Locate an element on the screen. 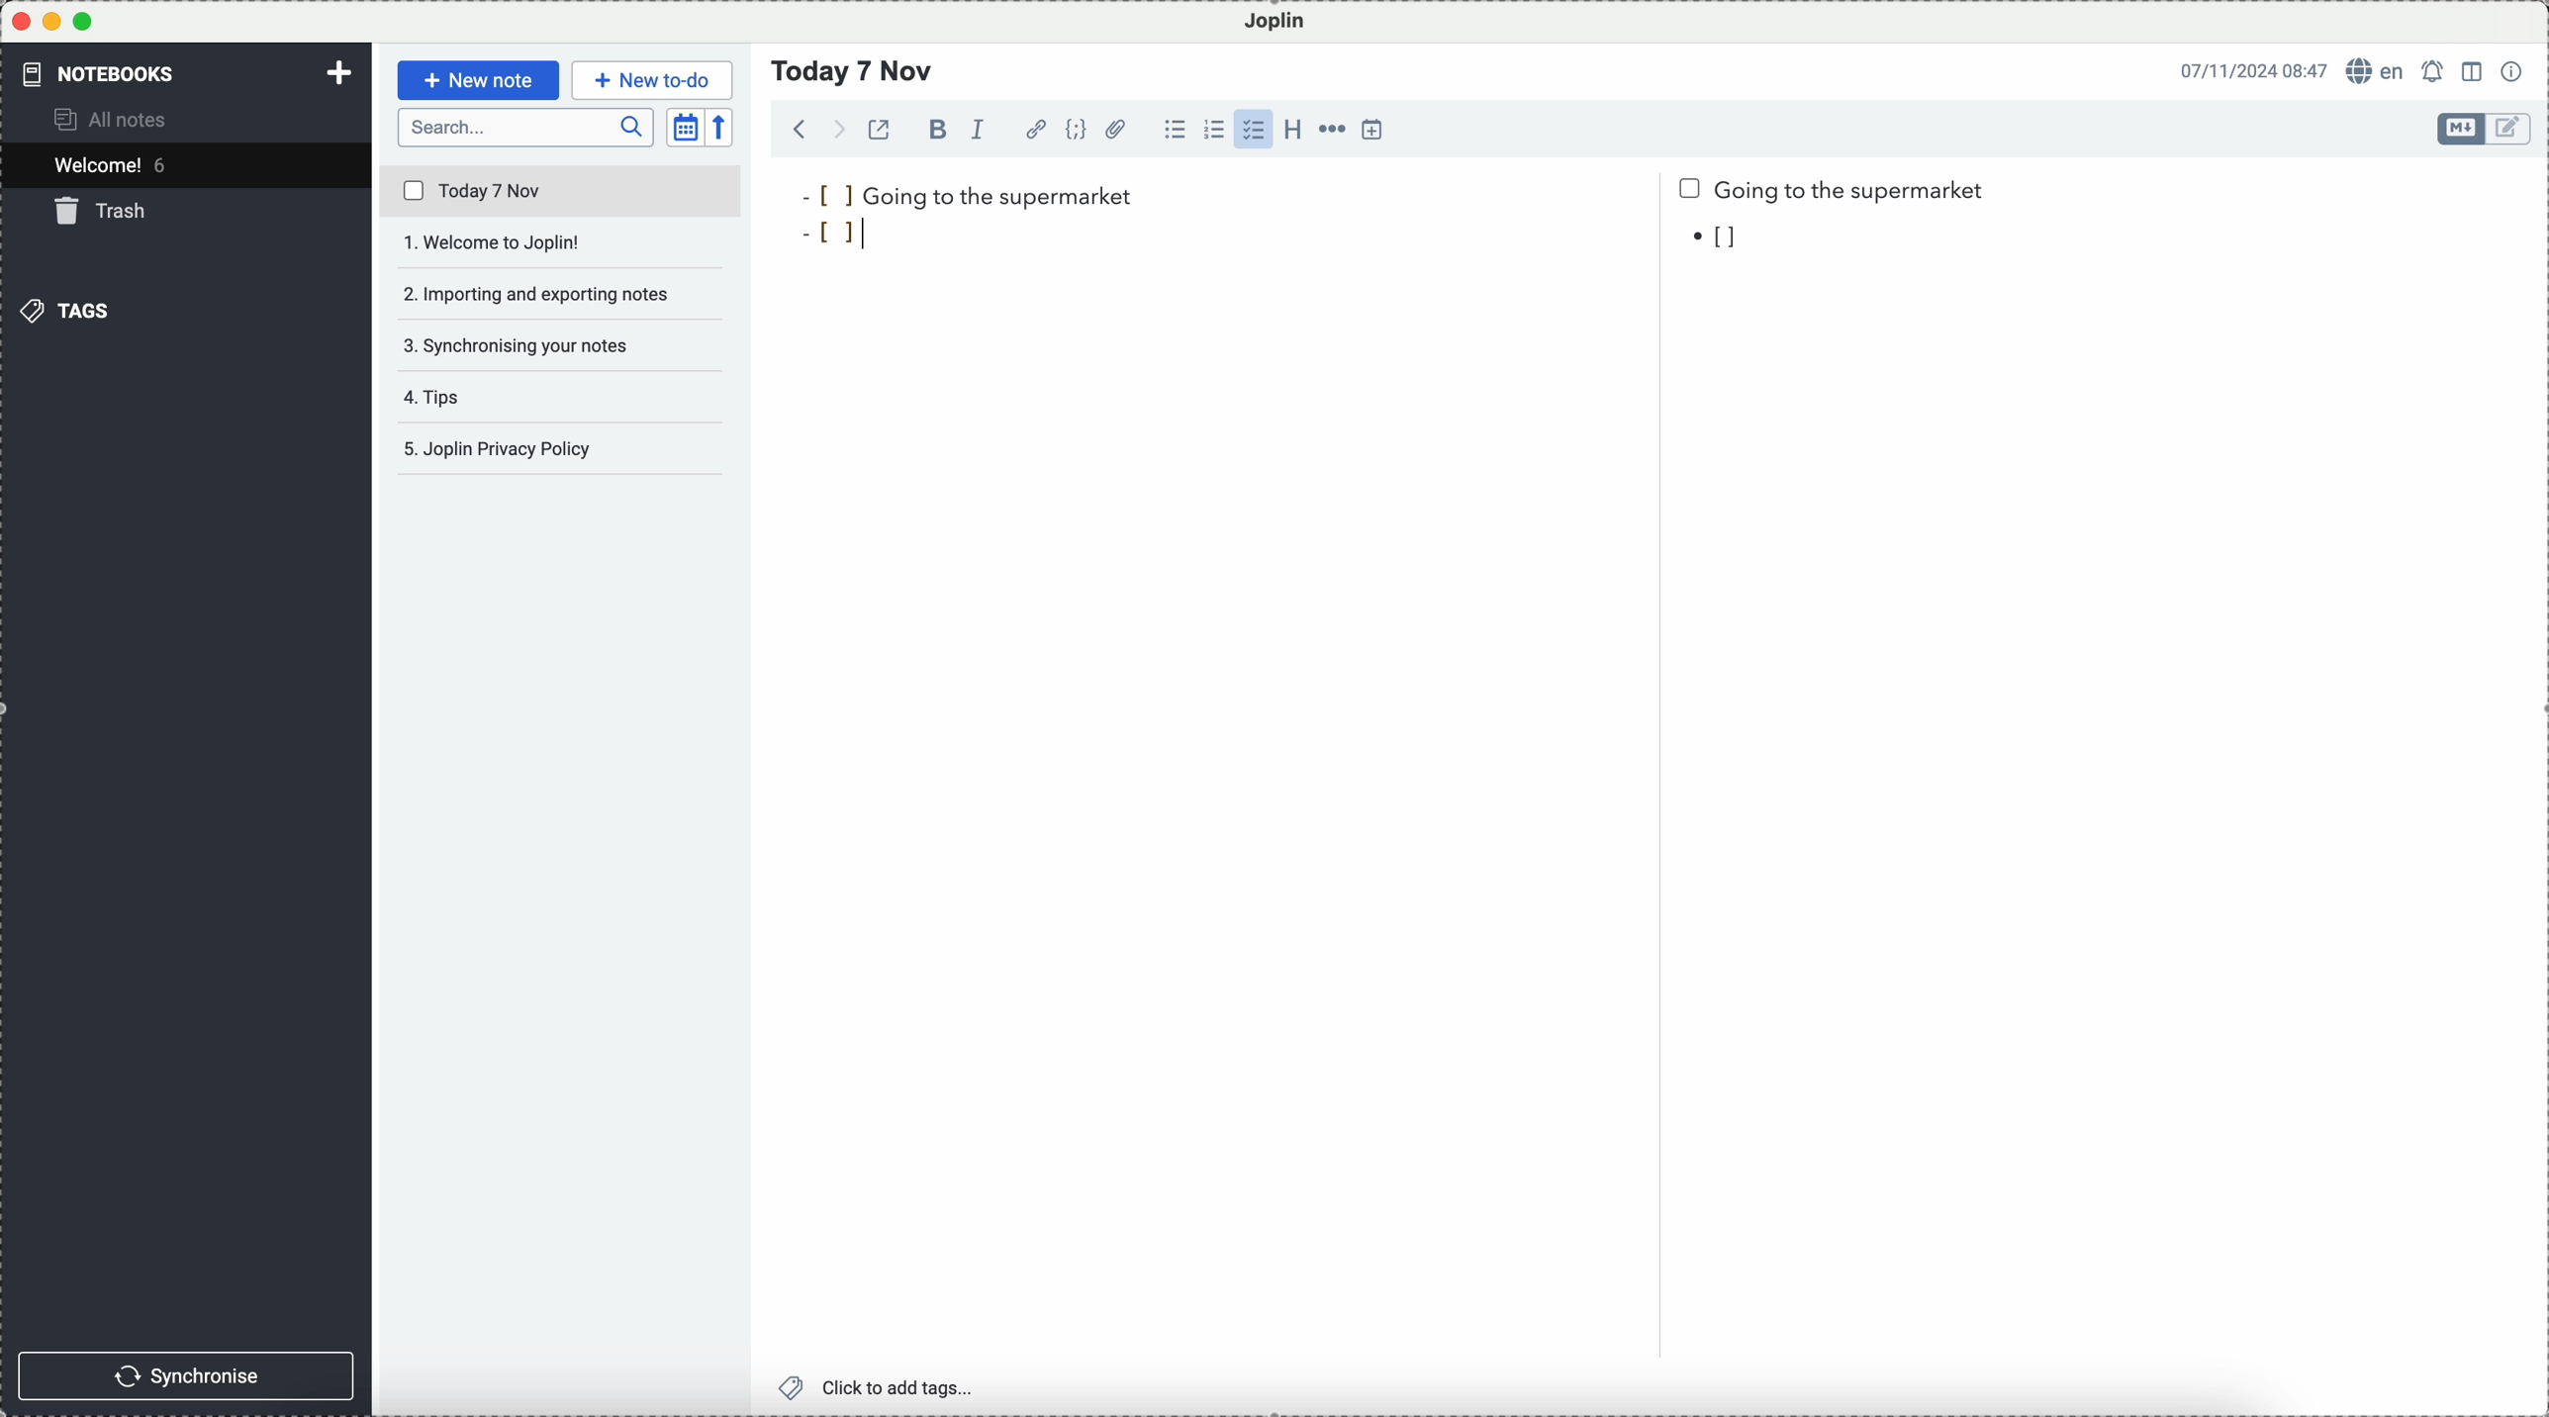 The width and height of the screenshot is (2549, 1417). bold is located at coordinates (934, 129).